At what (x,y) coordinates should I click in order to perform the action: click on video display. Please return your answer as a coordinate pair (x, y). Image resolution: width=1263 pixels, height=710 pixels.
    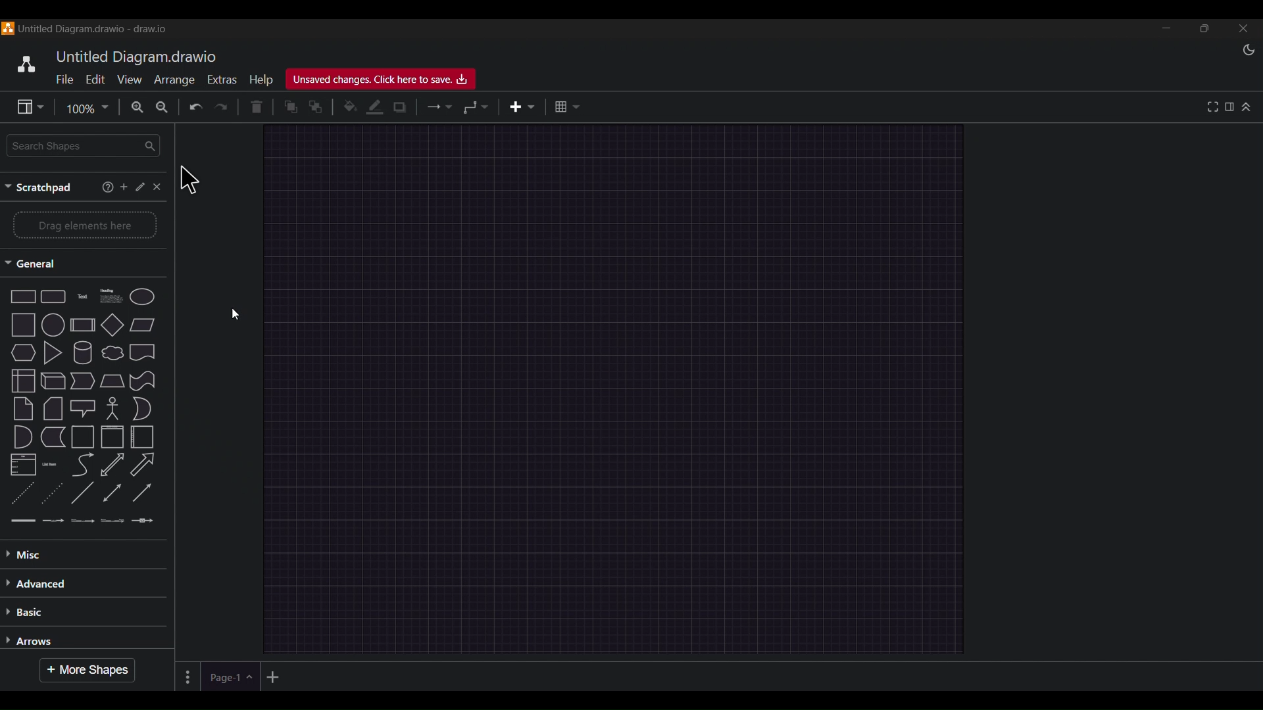
    Looking at the image, I should click on (626, 356).